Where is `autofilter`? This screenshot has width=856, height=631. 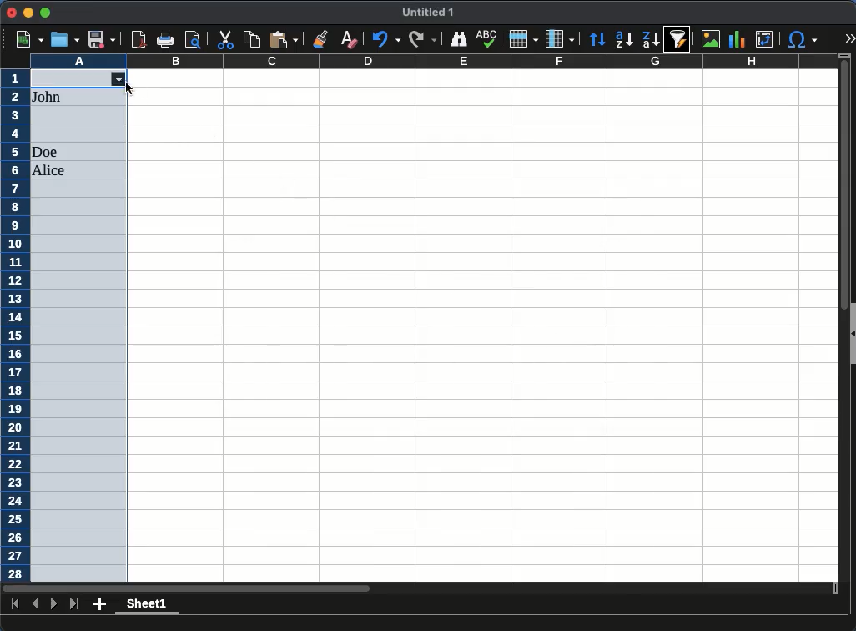 autofilter is located at coordinates (123, 80).